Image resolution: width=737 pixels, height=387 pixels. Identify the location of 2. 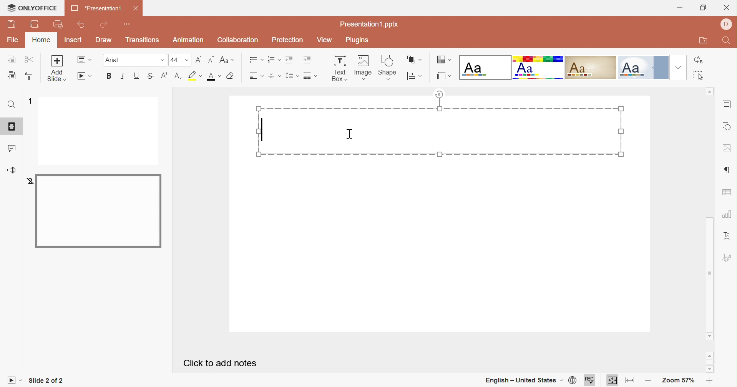
(28, 181).